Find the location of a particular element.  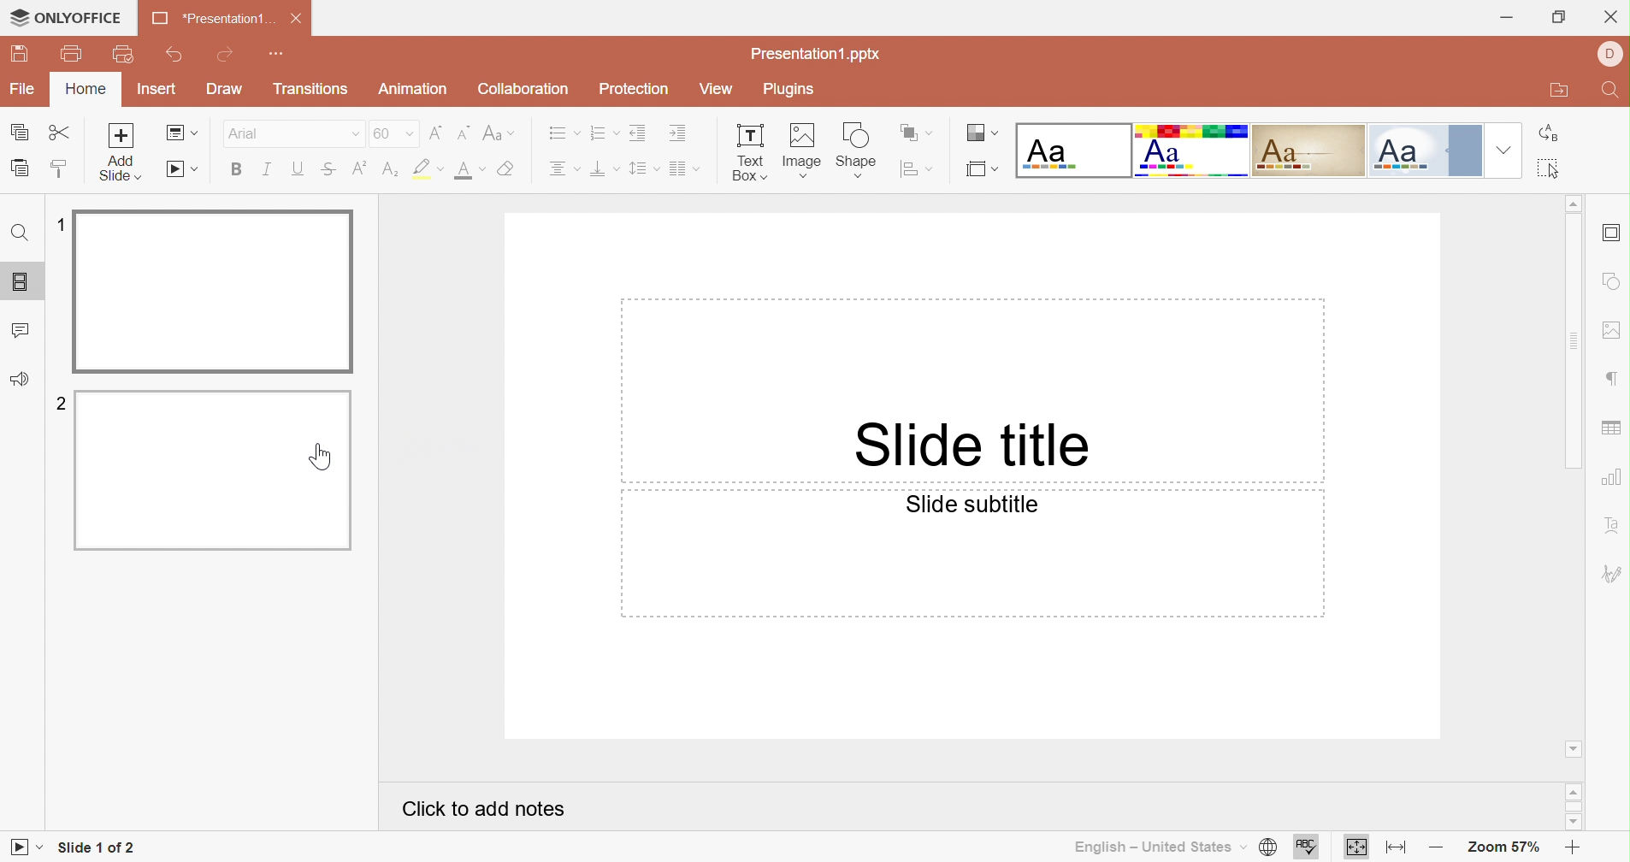

ONLYOFFICE is located at coordinates (67, 18).